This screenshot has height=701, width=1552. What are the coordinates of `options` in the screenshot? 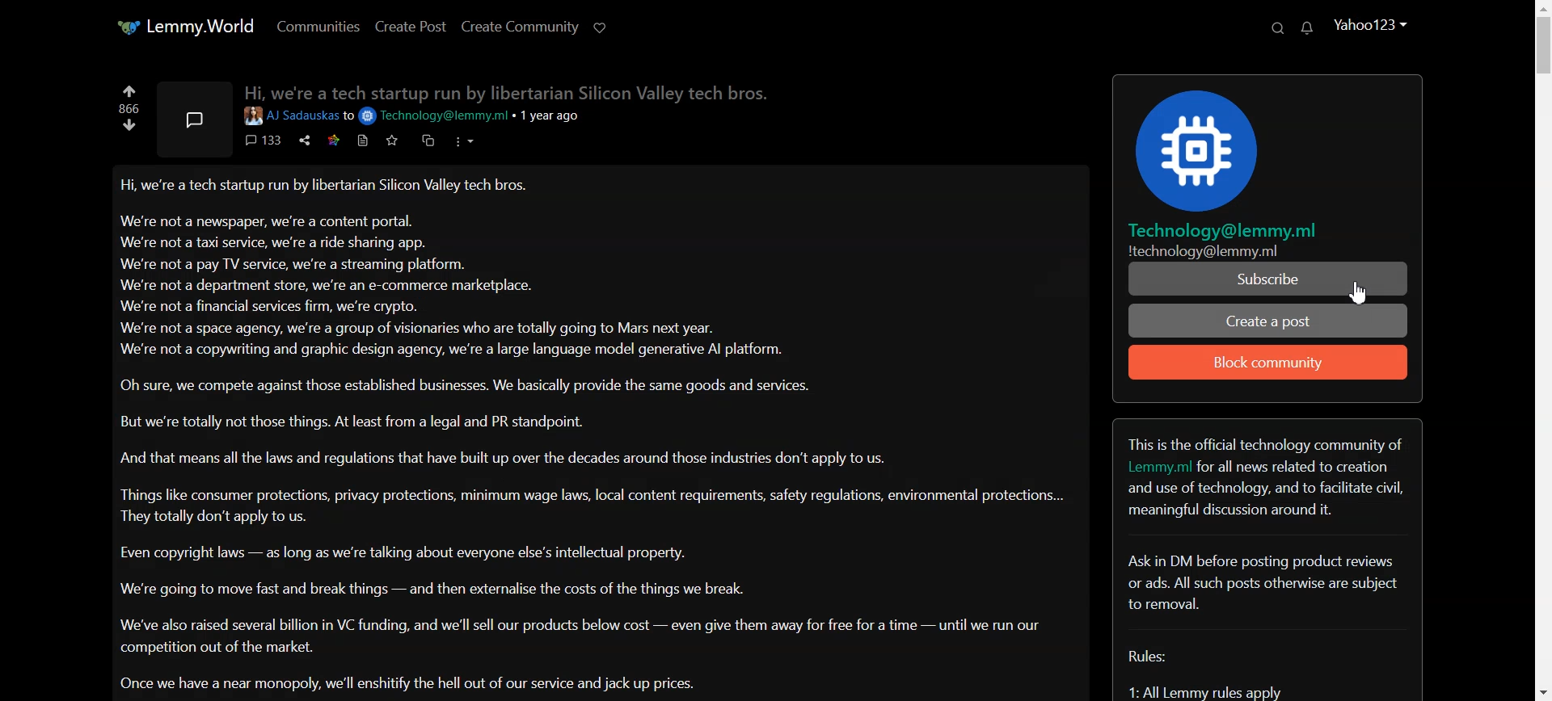 It's located at (465, 141).